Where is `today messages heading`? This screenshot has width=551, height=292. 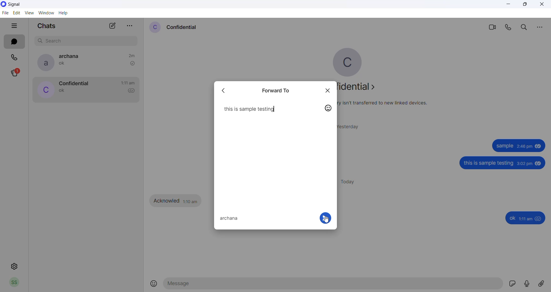 today messages heading is located at coordinates (351, 181).